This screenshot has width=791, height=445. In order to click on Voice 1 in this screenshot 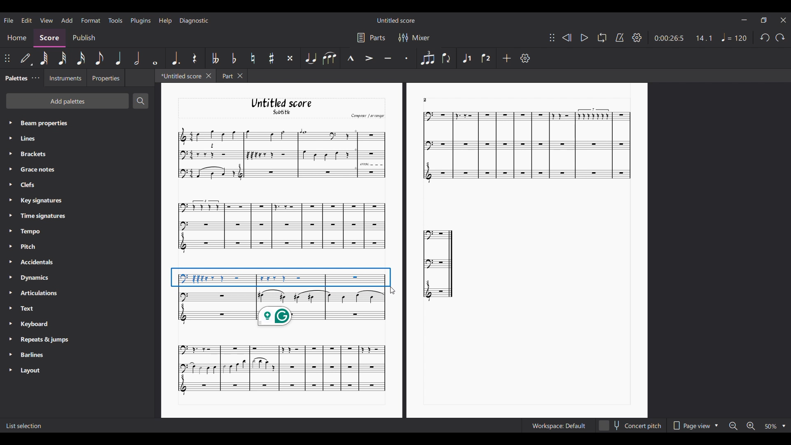, I will do `click(466, 58)`.